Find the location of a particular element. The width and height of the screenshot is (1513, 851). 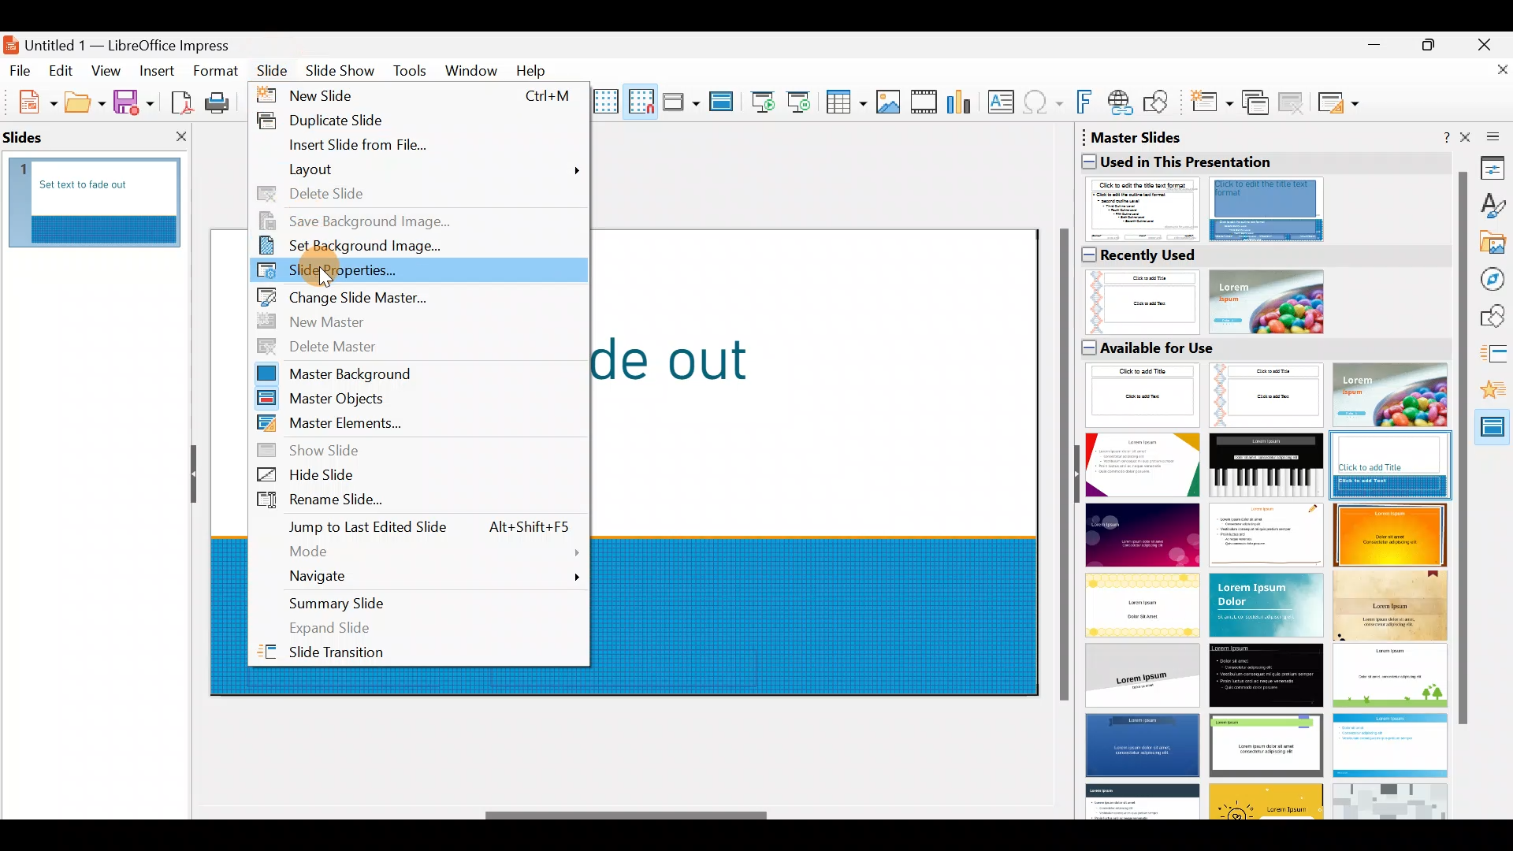

Display grid is located at coordinates (606, 98).